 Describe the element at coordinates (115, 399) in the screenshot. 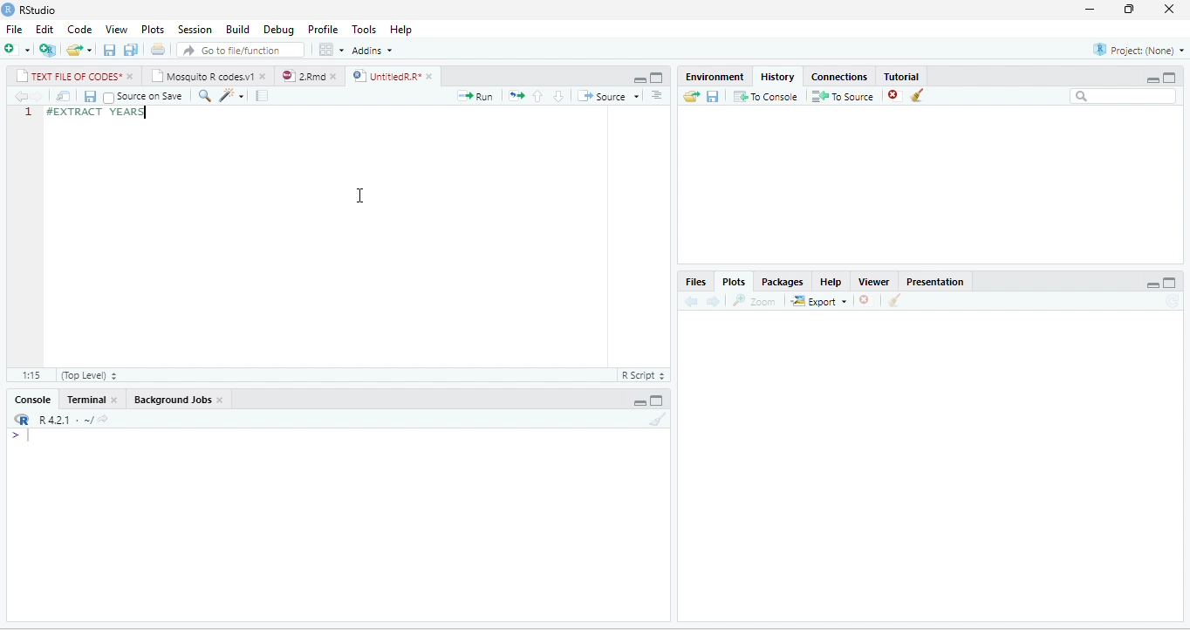

I see `close` at that location.